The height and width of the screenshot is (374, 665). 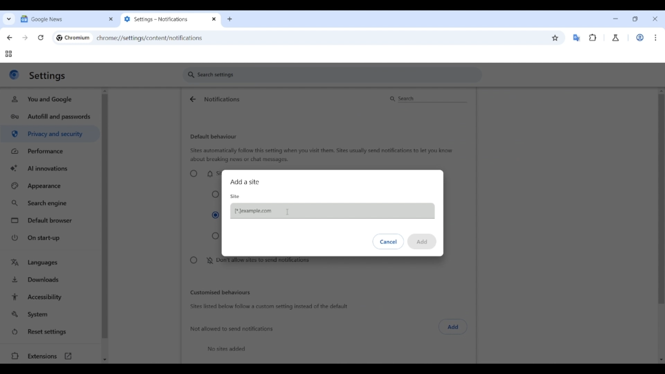 What do you see at coordinates (288, 211) in the screenshot?
I see `Cursor clicking on space to add site address` at bounding box center [288, 211].